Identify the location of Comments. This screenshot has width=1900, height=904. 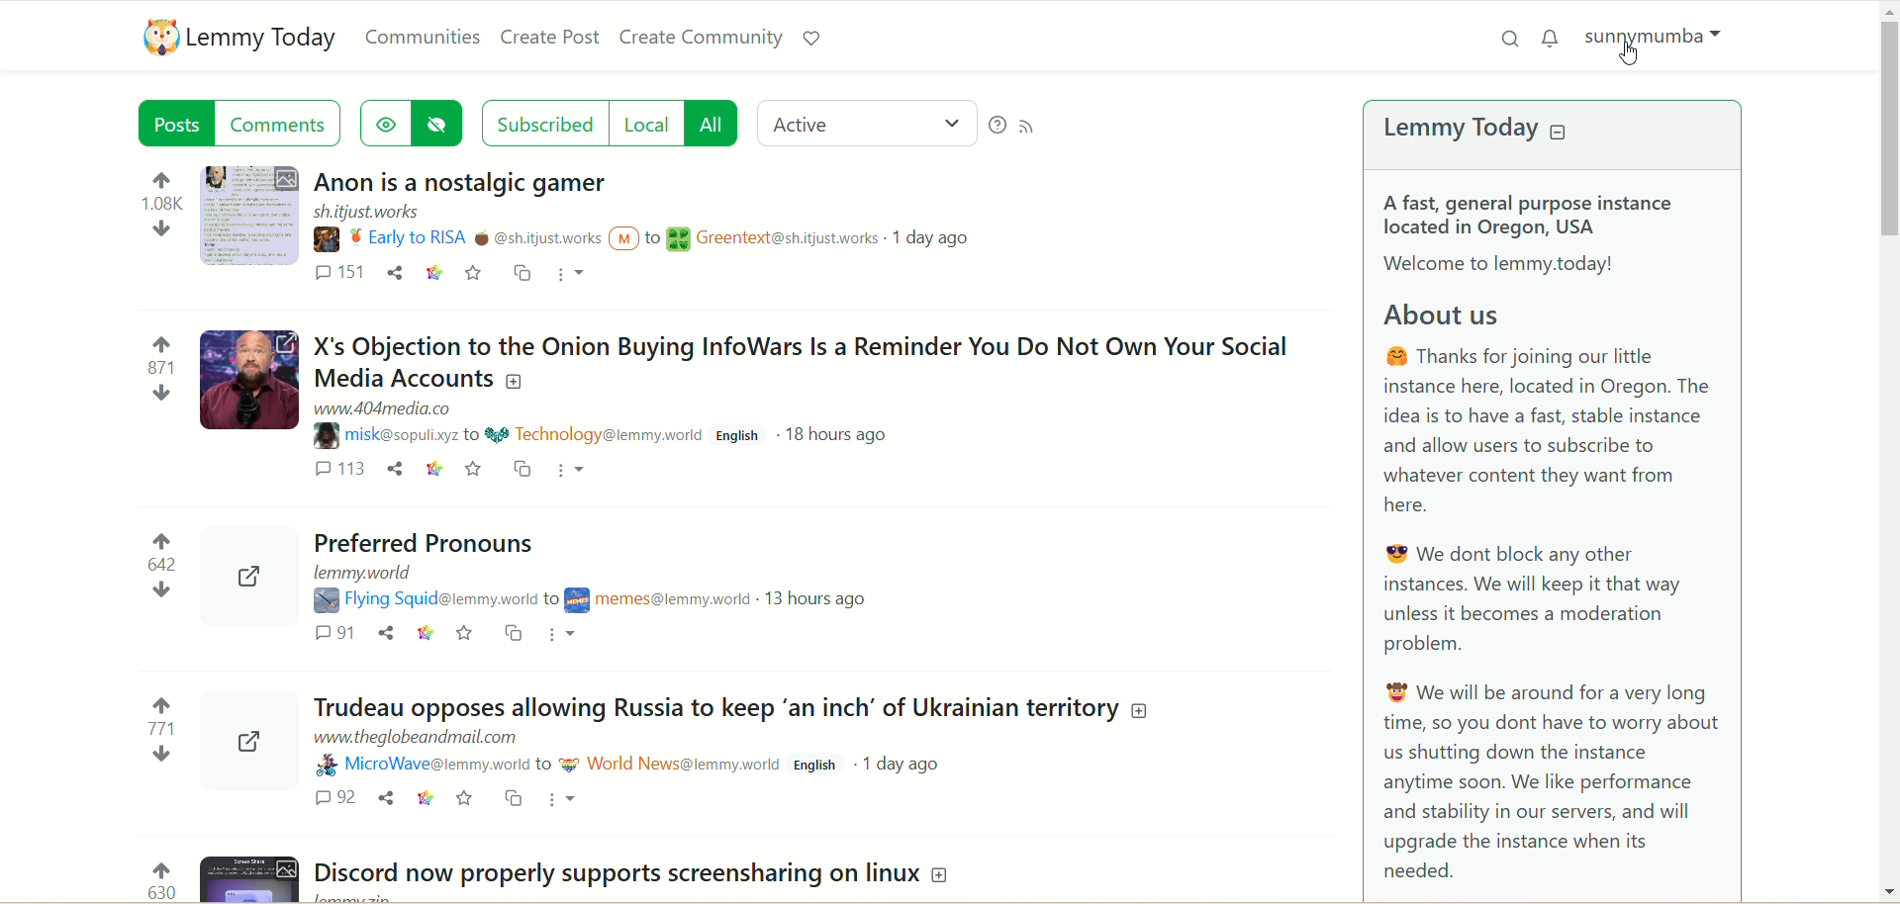
(330, 797).